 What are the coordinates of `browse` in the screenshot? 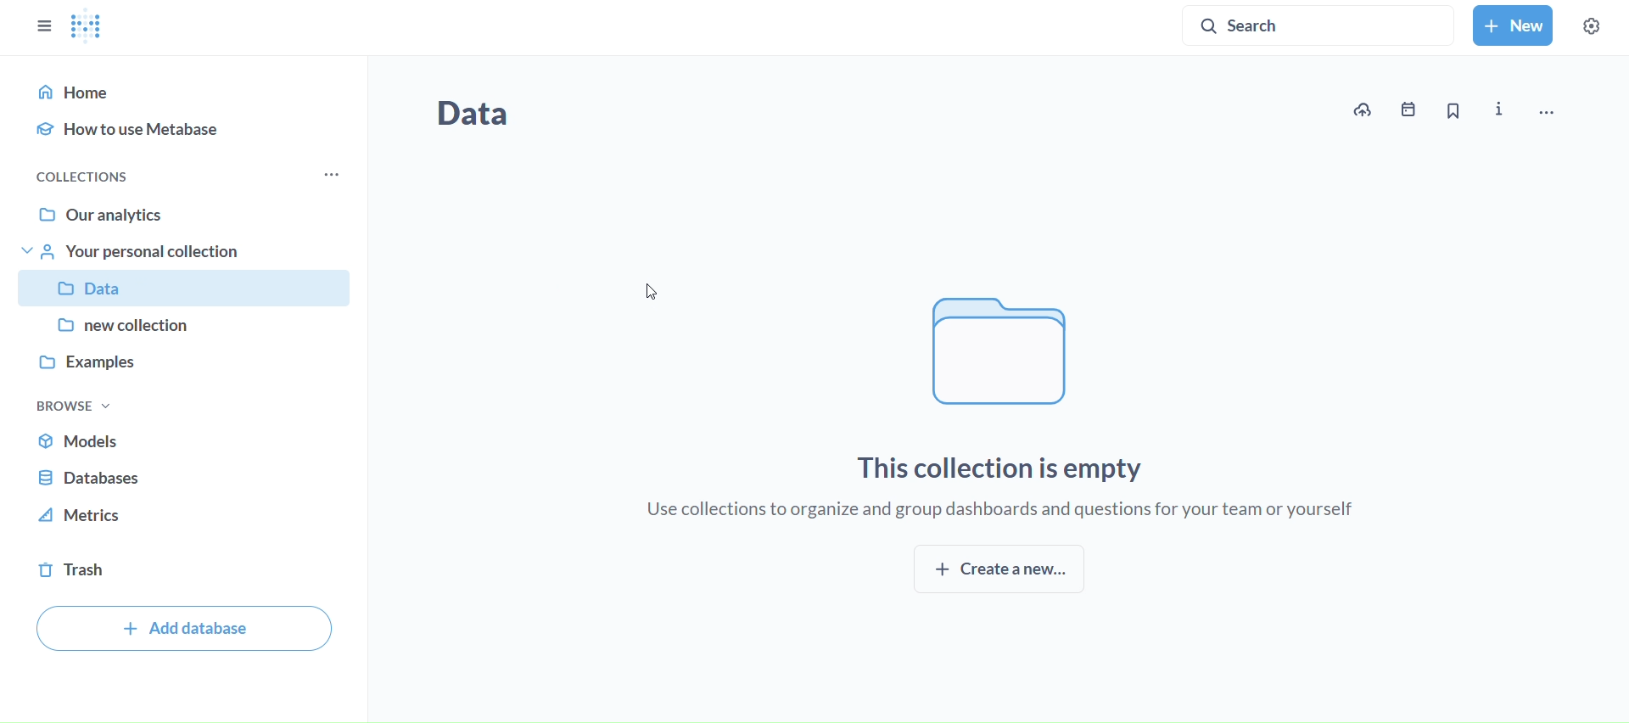 It's located at (71, 406).